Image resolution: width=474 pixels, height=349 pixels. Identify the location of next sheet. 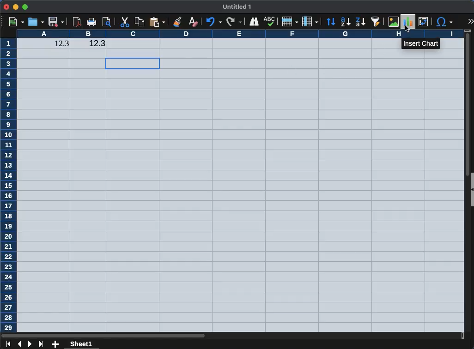
(29, 344).